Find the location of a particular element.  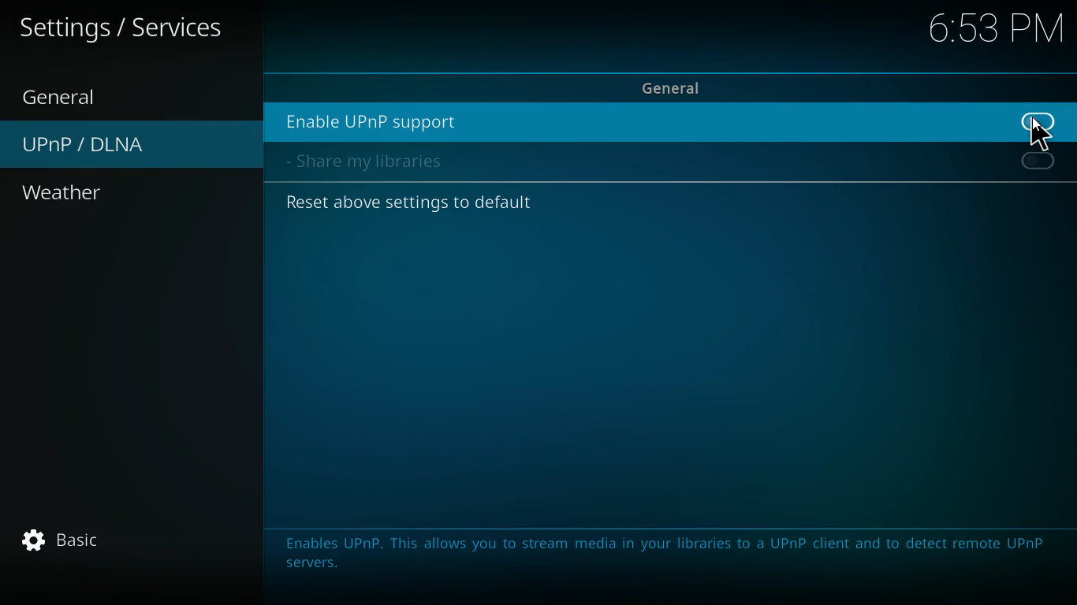

general is located at coordinates (69, 93).